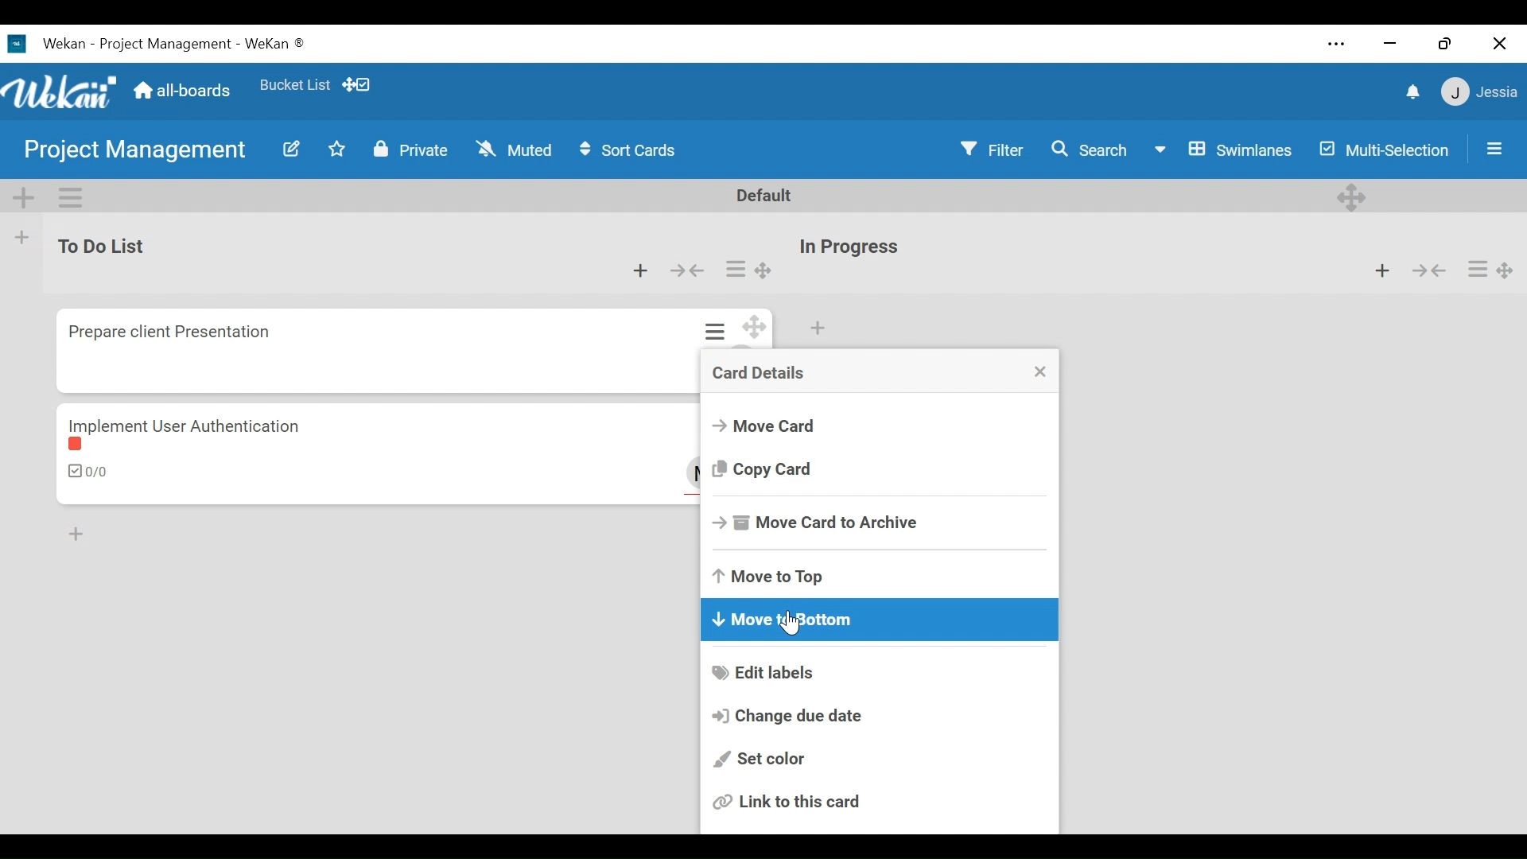 The width and height of the screenshot is (1527, 859). Describe the element at coordinates (762, 673) in the screenshot. I see `Edit labels` at that location.